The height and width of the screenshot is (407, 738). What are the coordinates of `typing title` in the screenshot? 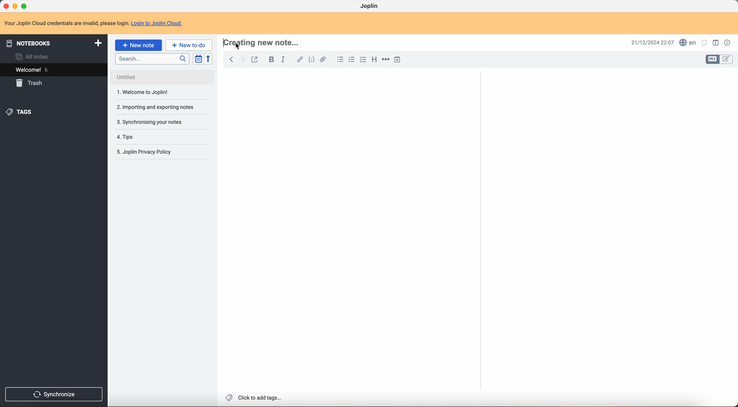 It's located at (264, 42).